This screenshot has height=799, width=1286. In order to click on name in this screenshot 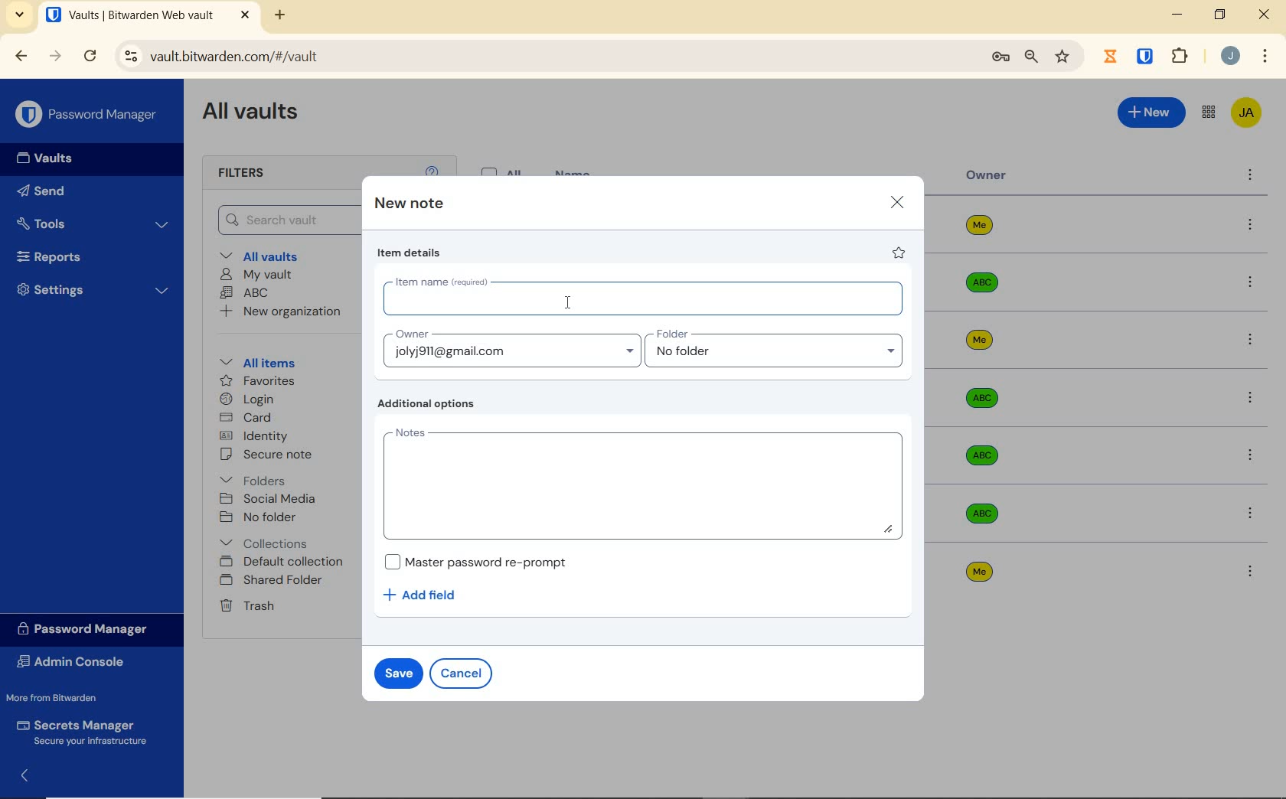, I will do `click(575, 171)`.